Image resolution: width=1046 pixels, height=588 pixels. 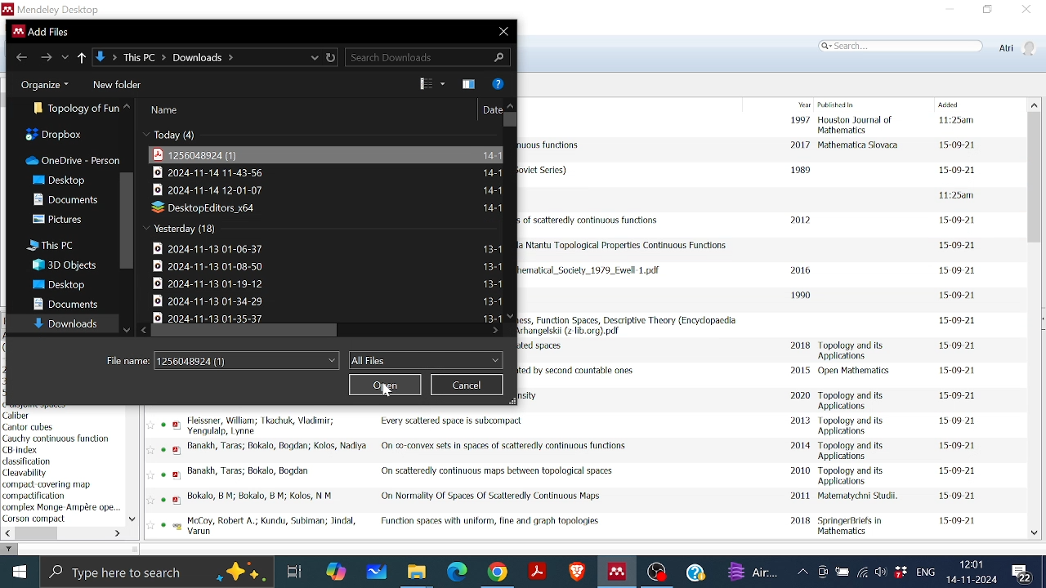 What do you see at coordinates (954, 519) in the screenshot?
I see `date` at bounding box center [954, 519].